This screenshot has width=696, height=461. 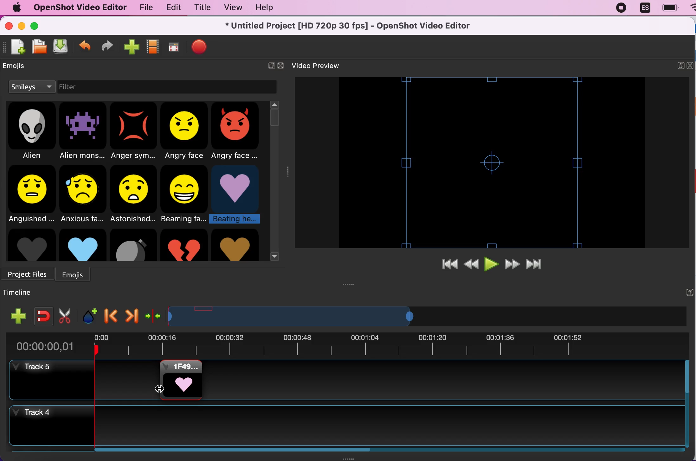 I want to click on undo, so click(x=85, y=44).